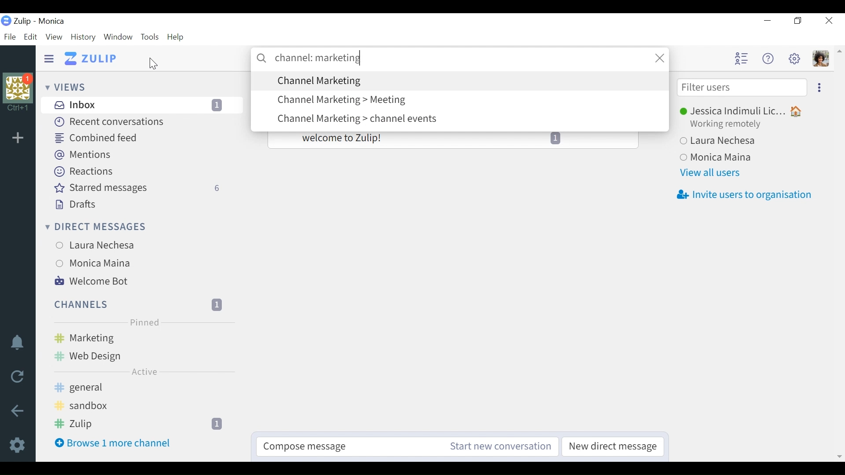 The image size is (845, 475). What do you see at coordinates (138, 188) in the screenshot?
I see `Starred messages` at bounding box center [138, 188].